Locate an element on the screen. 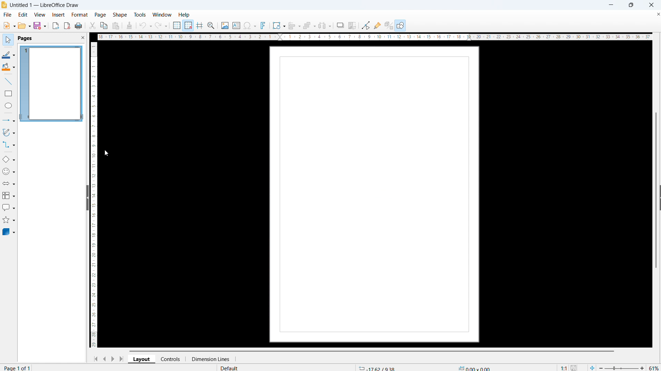  basic shapes is located at coordinates (9, 160).